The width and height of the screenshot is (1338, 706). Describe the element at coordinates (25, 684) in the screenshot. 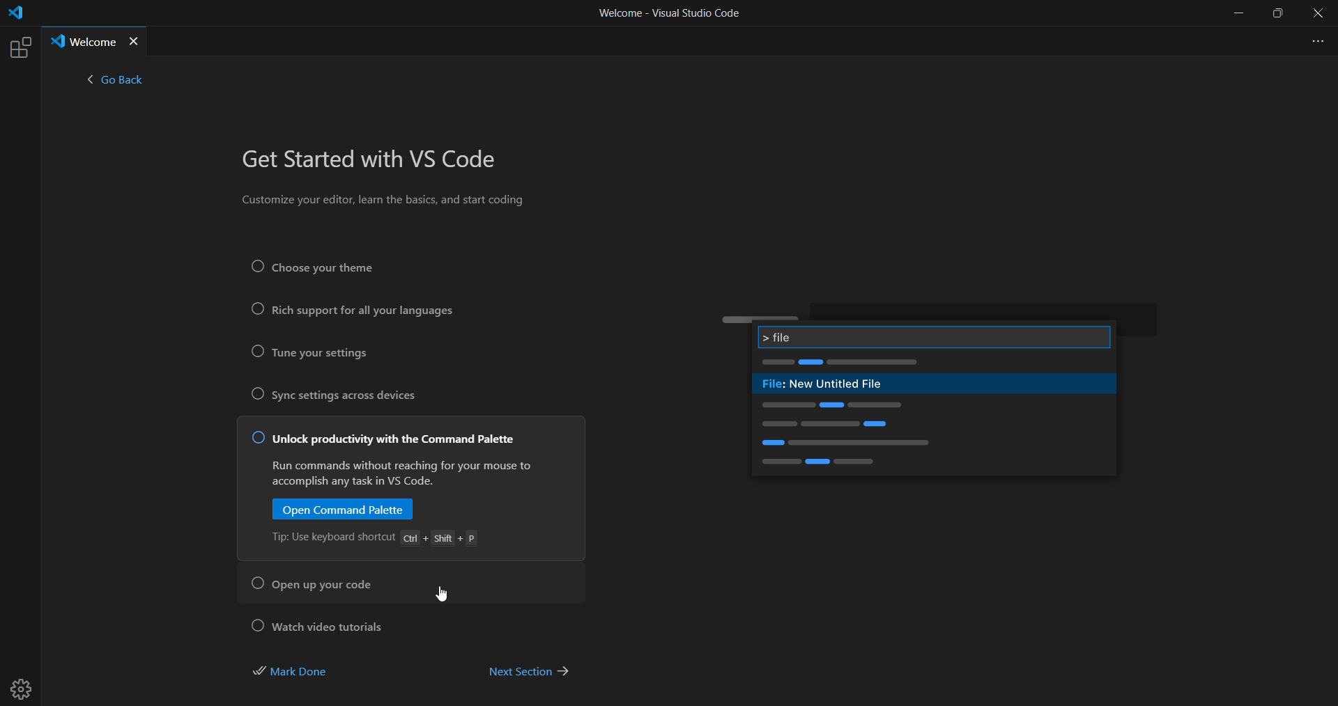

I see `settings` at that location.